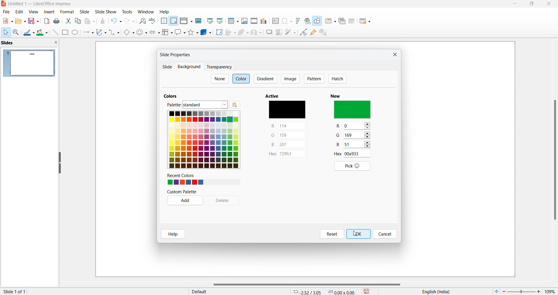 This screenshot has width=558, height=295. What do you see at coordinates (236, 291) in the screenshot?
I see `page style` at bounding box center [236, 291].